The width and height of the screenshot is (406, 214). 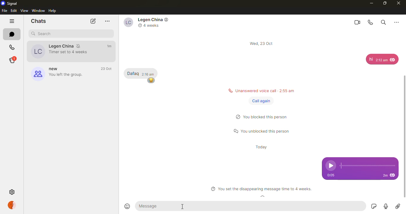 What do you see at coordinates (399, 3) in the screenshot?
I see `close` at bounding box center [399, 3].